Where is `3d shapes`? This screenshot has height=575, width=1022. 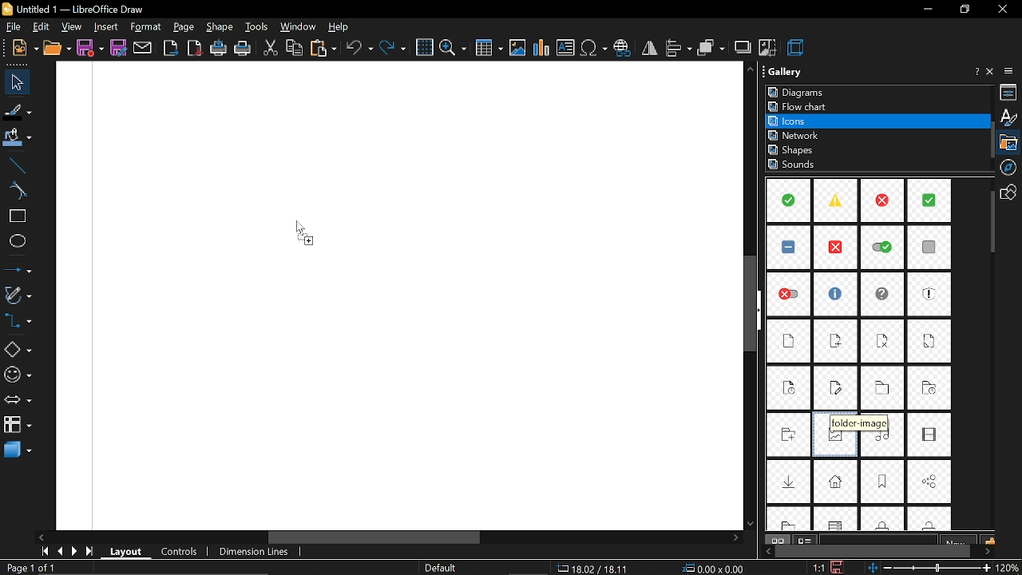 3d shapes is located at coordinates (15, 450).